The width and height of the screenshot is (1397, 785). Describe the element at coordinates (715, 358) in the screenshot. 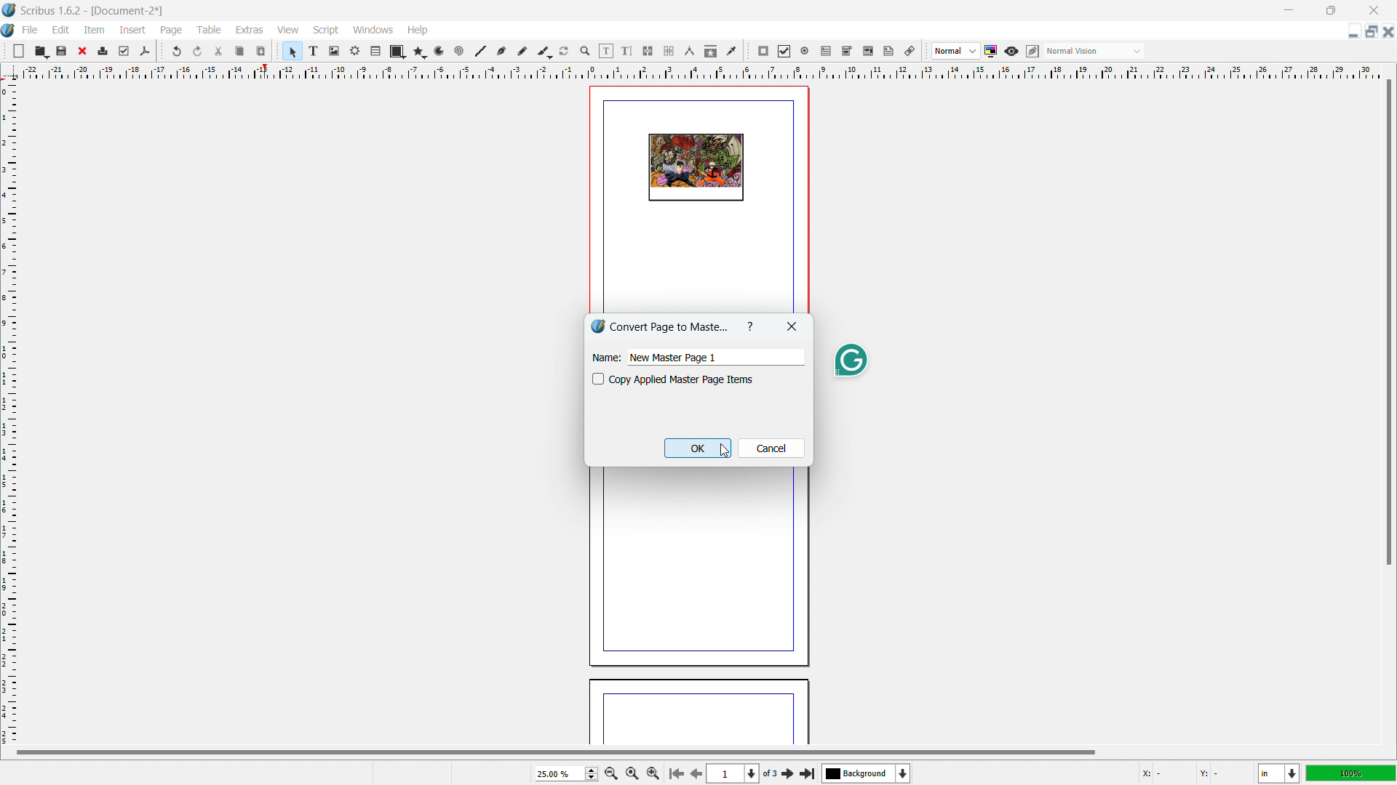

I see `edit new master page name` at that location.